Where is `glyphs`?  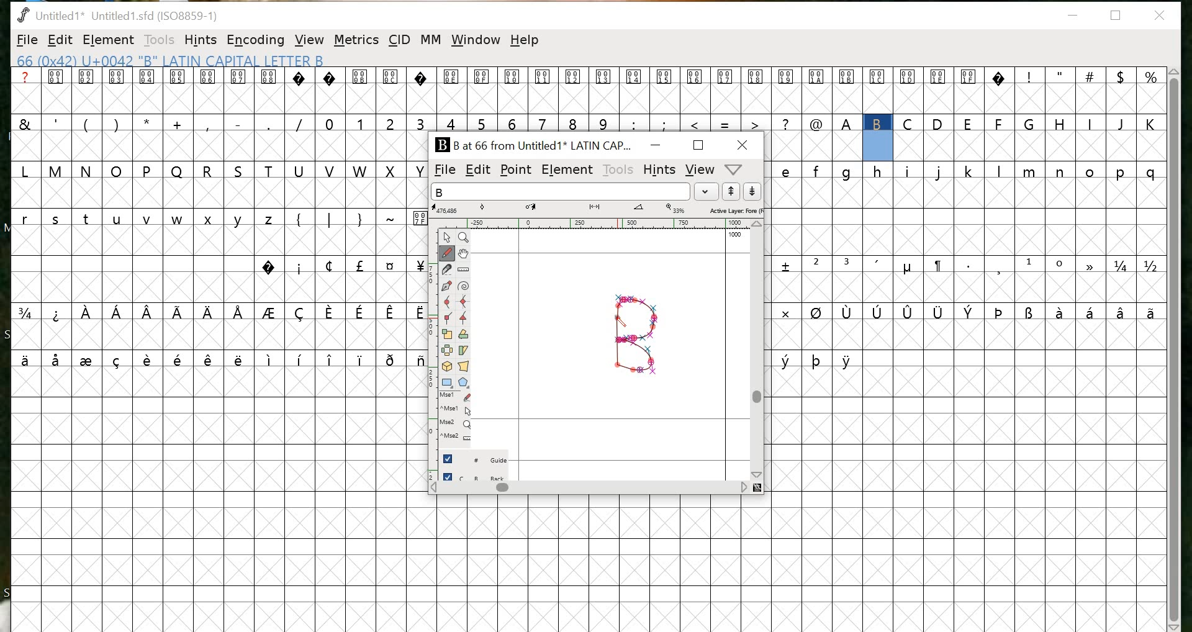
glyphs is located at coordinates (211, 223).